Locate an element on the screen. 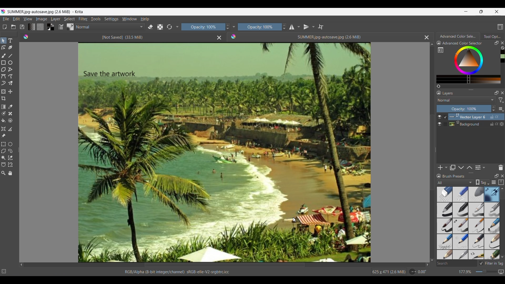 This screenshot has width=505, height=284. Reference images tool is located at coordinates (3, 136).